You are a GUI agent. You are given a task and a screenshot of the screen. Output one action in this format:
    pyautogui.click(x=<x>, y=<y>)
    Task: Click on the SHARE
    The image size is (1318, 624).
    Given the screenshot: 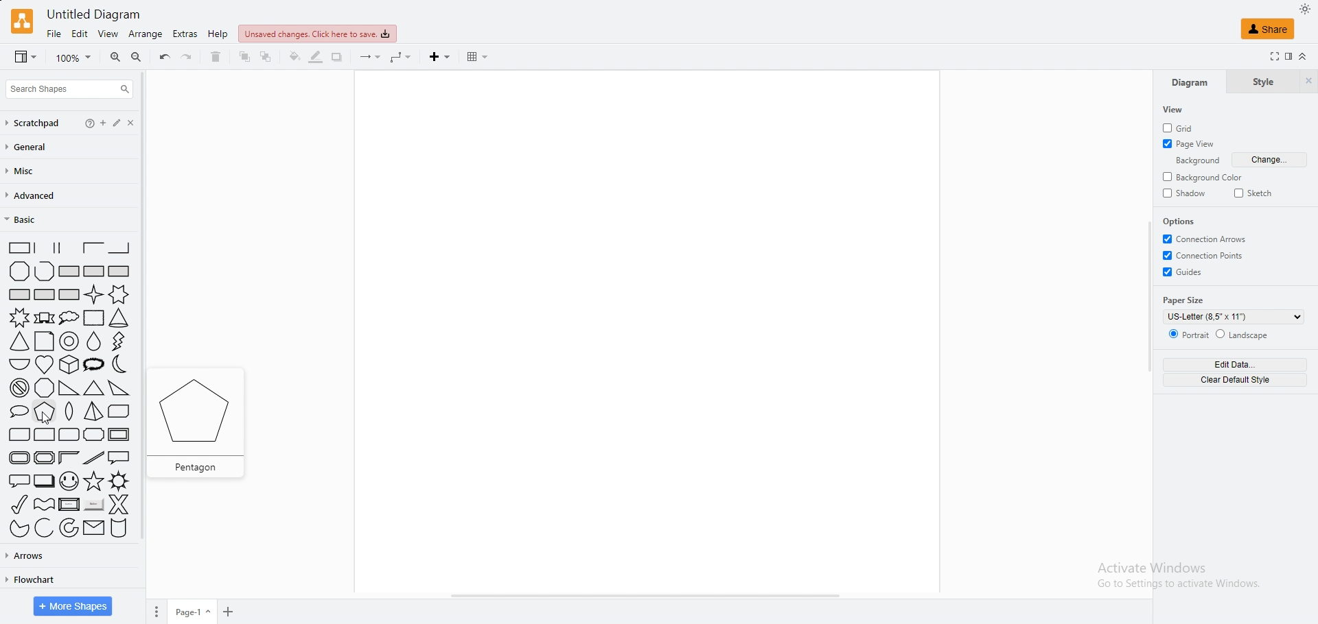 What is the action you would take?
    pyautogui.click(x=1269, y=28)
    